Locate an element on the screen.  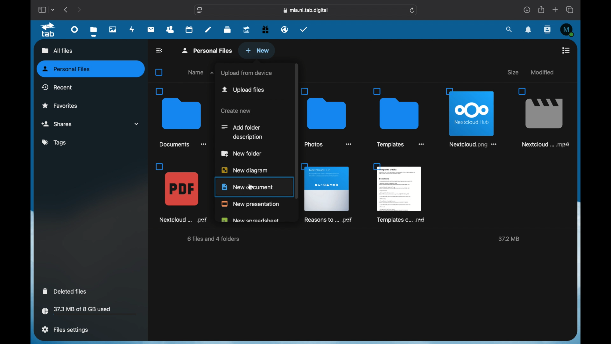
tasks is located at coordinates (304, 29).